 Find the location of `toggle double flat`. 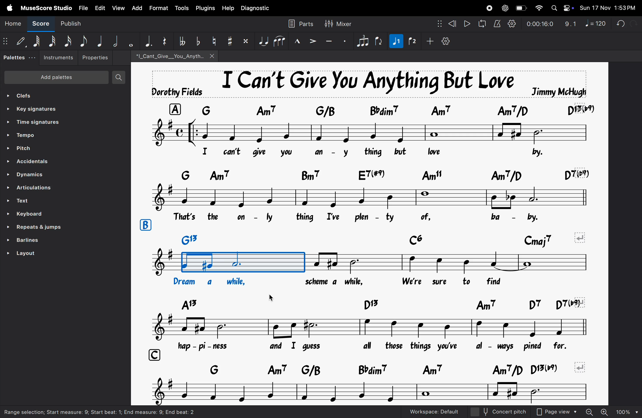

toggle double flat is located at coordinates (182, 41).